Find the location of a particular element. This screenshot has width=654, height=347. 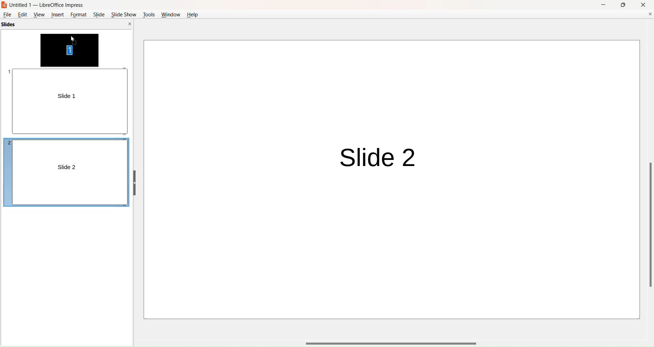

slides is located at coordinates (8, 25).